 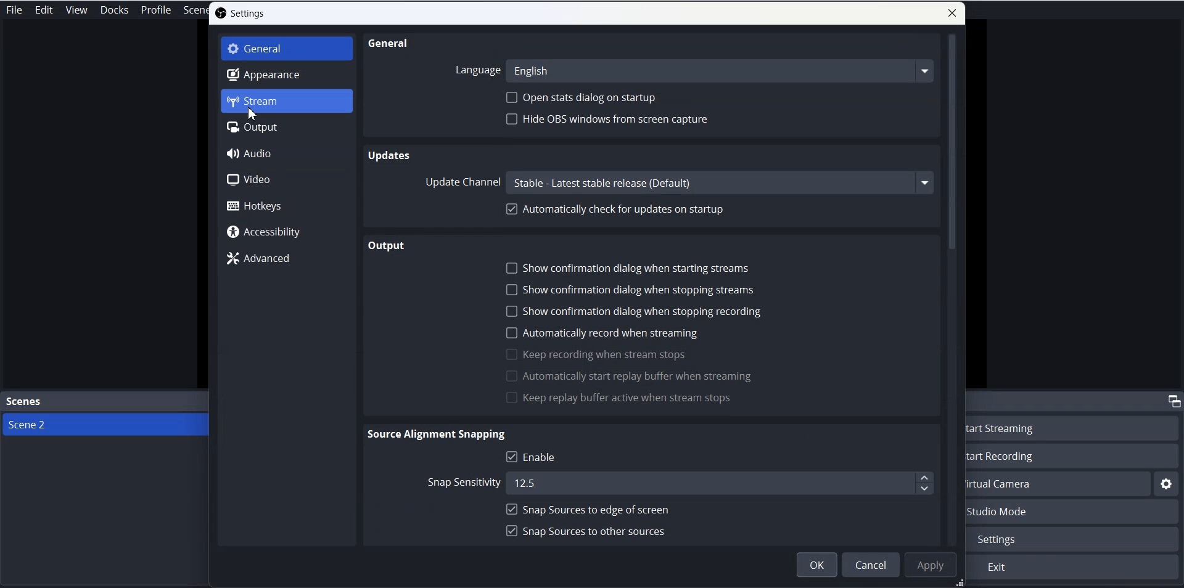 What do you see at coordinates (392, 44) in the screenshot?
I see `General` at bounding box center [392, 44].